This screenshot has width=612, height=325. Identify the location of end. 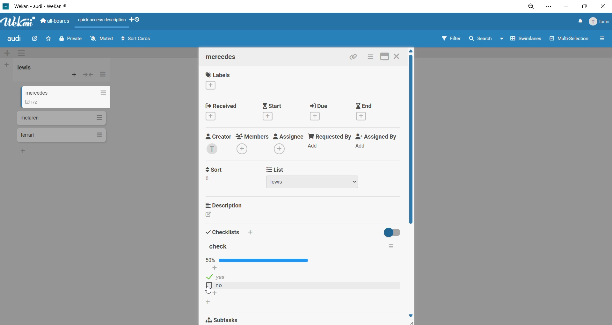
(366, 111).